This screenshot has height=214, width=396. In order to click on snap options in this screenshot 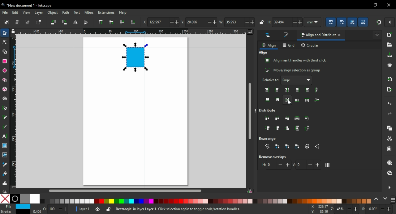, I will do `click(390, 22)`.